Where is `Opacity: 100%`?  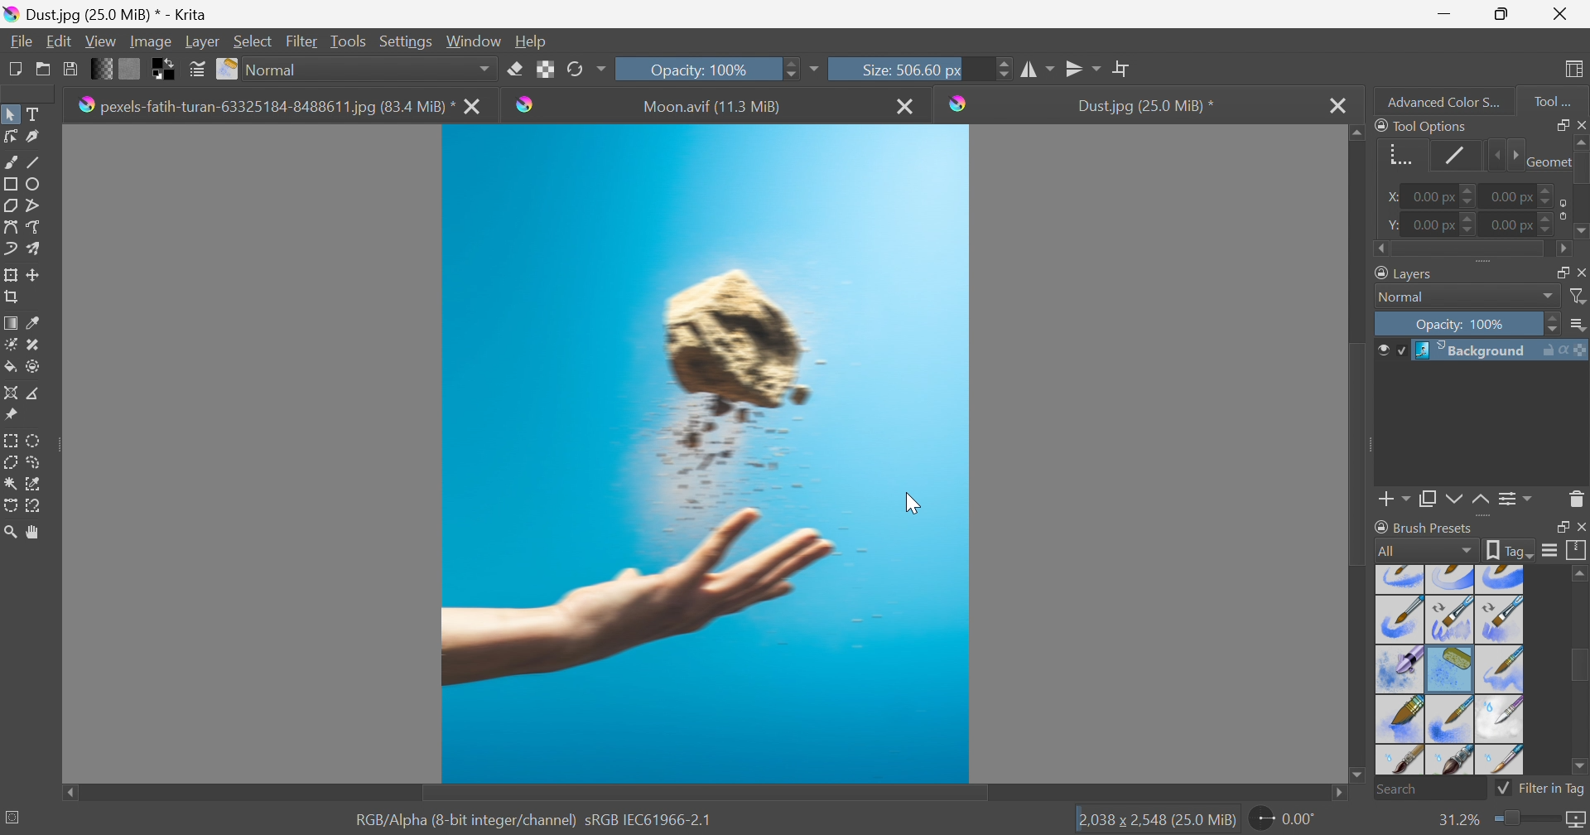
Opacity: 100% is located at coordinates (1463, 326).